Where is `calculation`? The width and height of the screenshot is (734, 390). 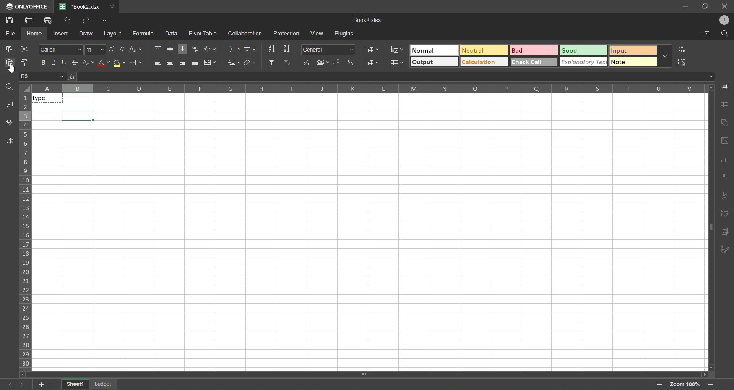
calculation is located at coordinates (482, 62).